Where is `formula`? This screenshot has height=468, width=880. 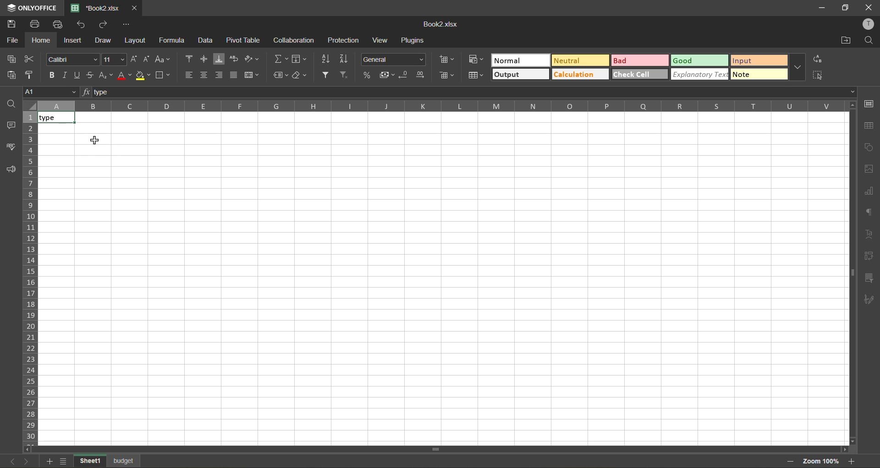 formula is located at coordinates (171, 40).